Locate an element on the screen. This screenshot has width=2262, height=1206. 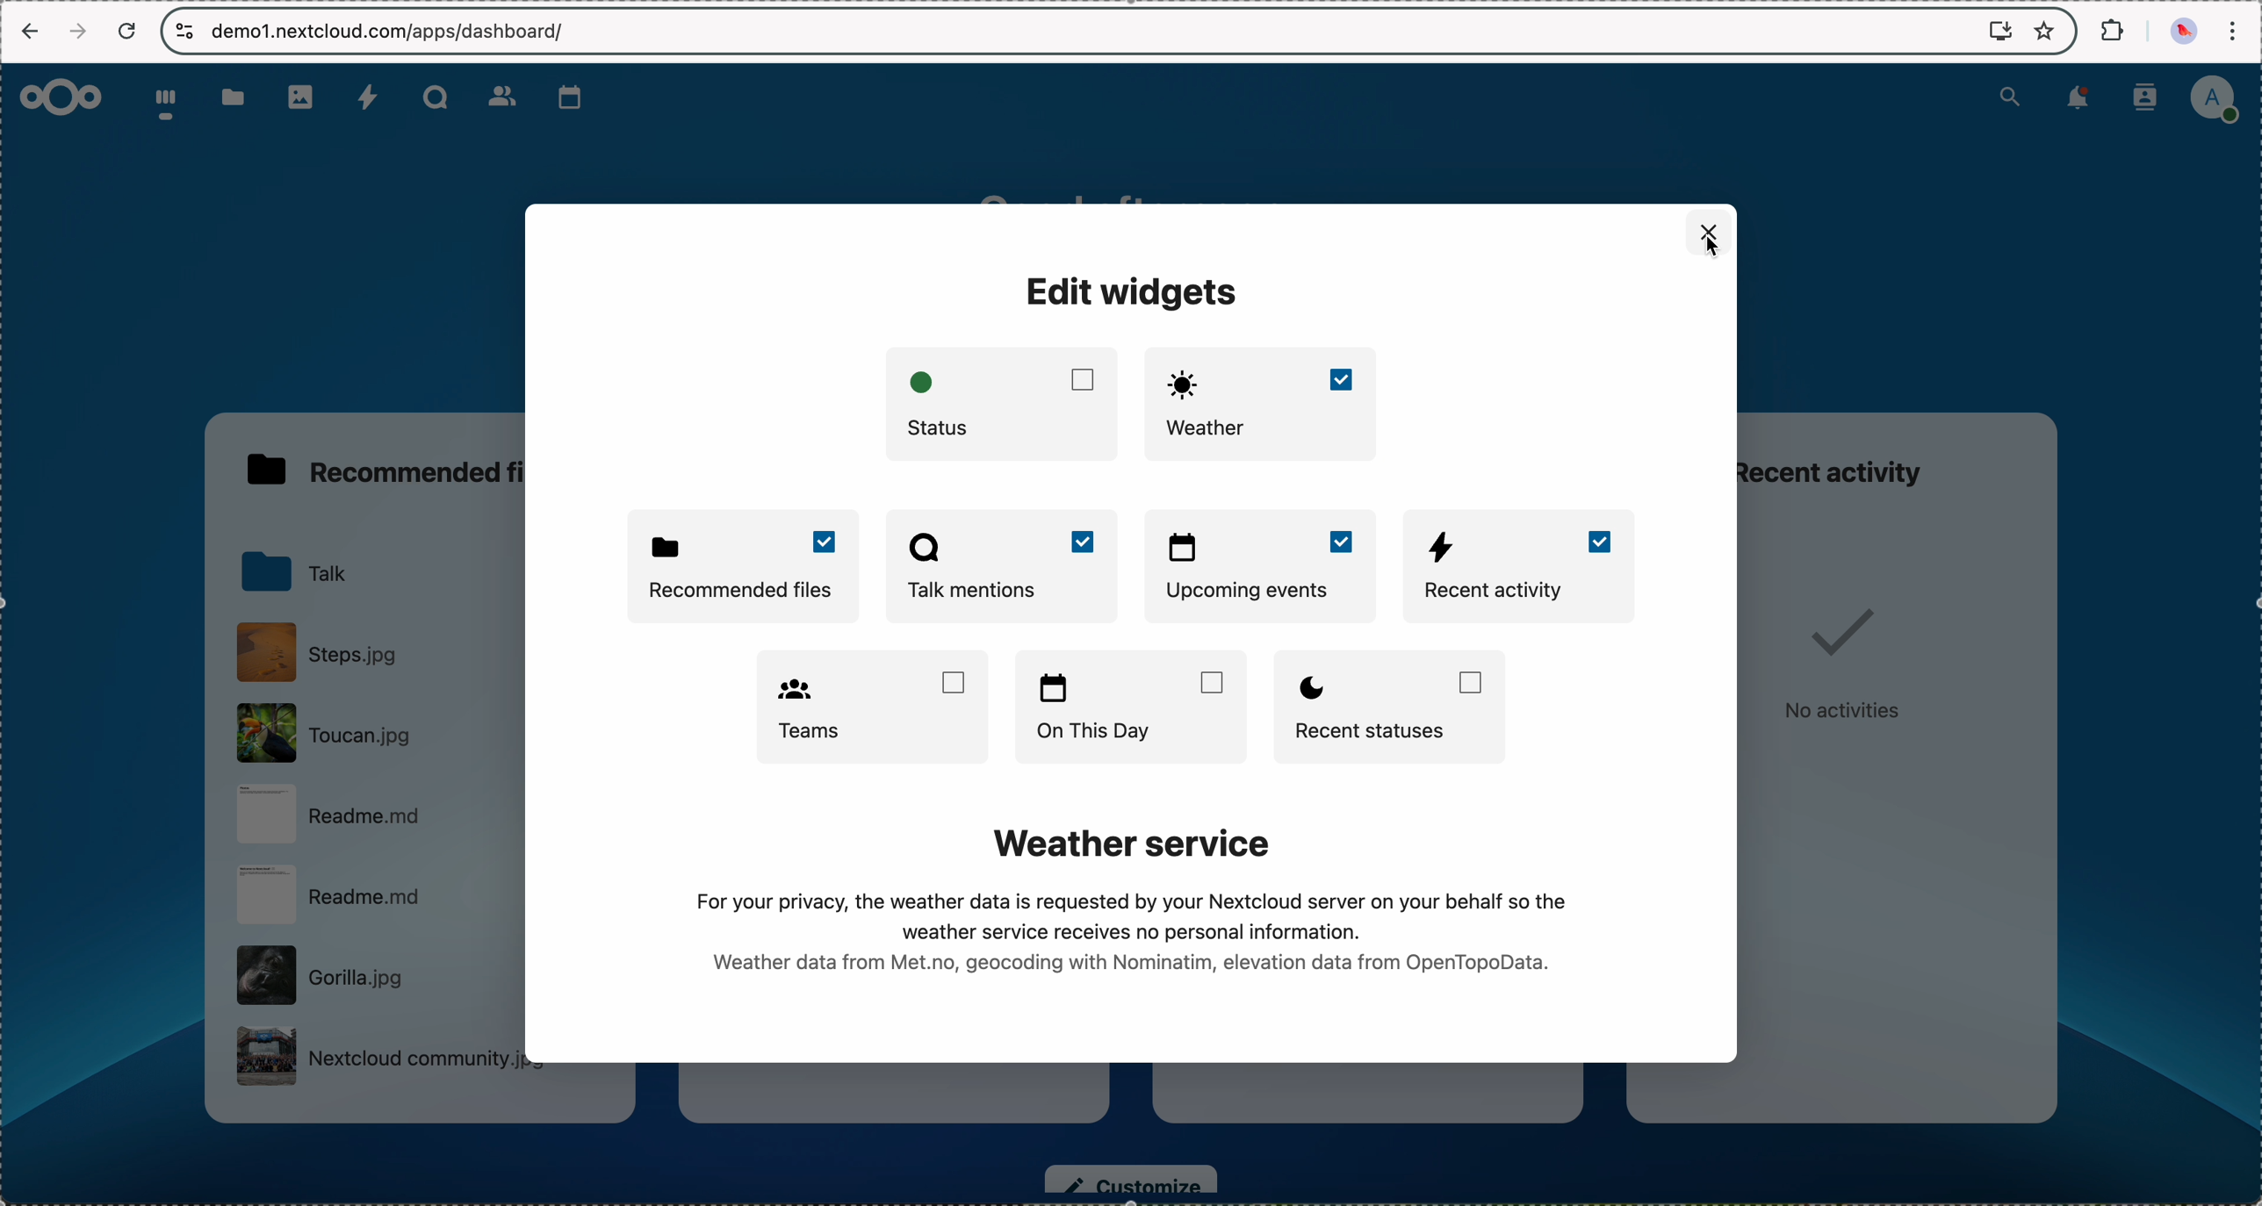
recent activity is located at coordinates (1856, 470).